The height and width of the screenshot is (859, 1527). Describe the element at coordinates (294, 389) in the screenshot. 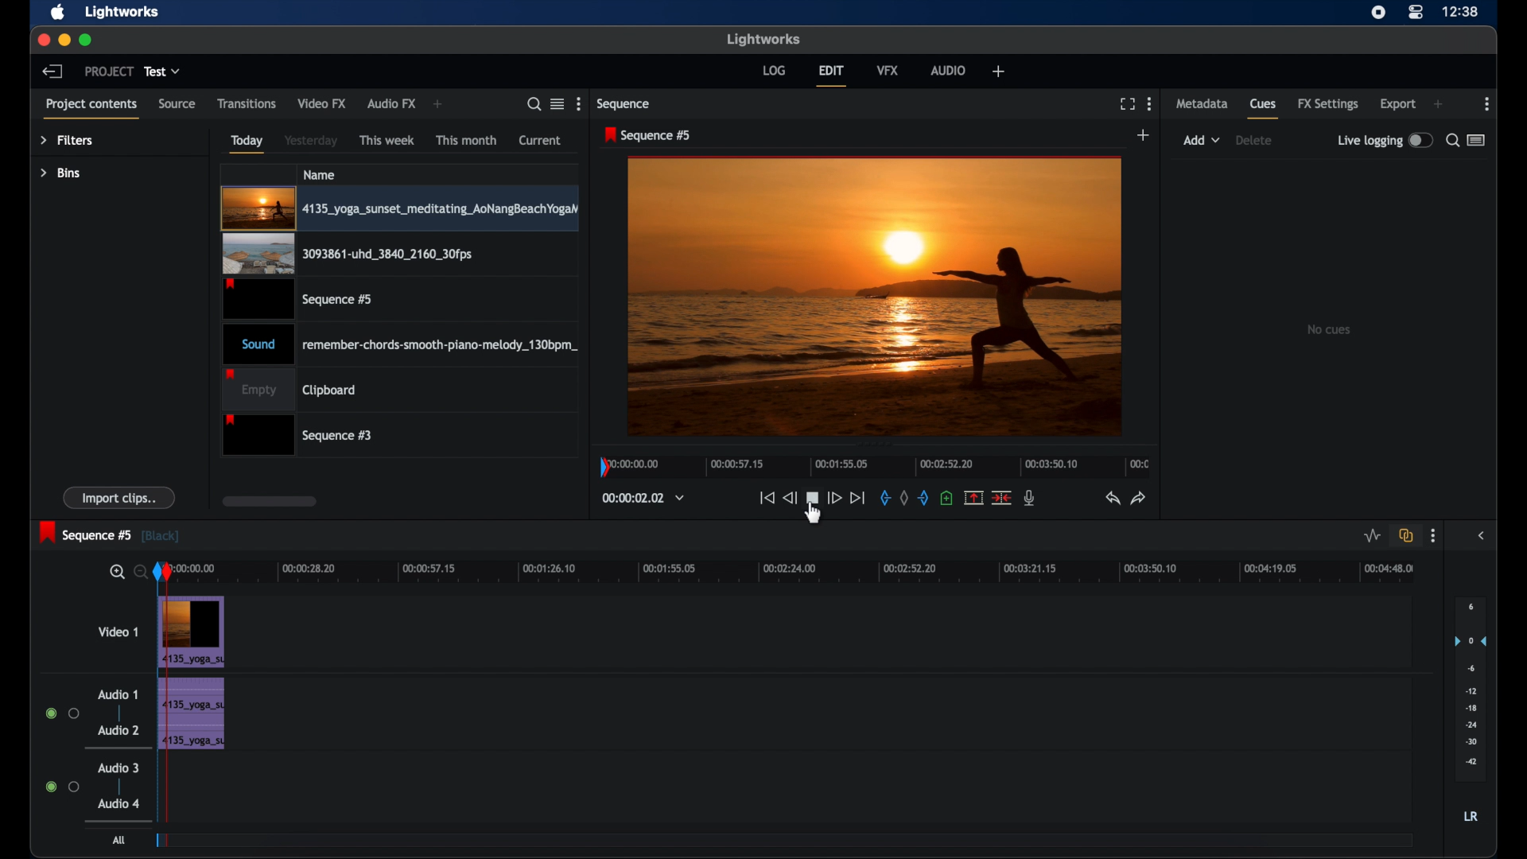

I see `clipboard` at that location.